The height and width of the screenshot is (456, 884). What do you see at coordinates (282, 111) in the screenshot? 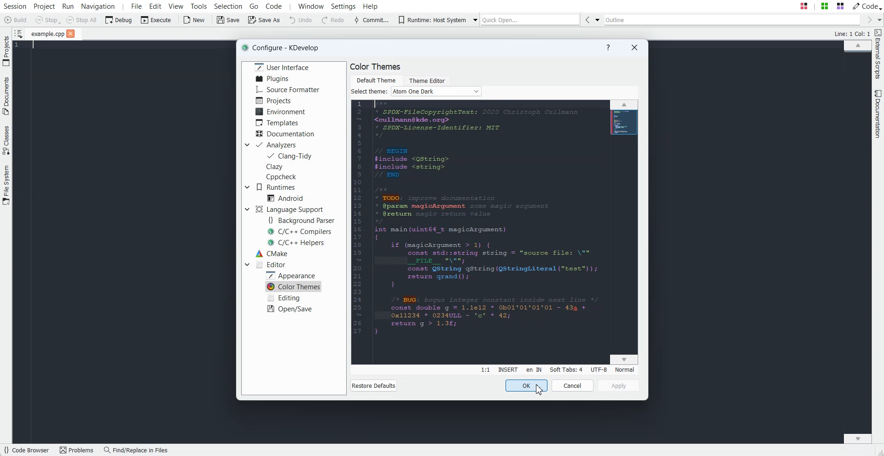
I see `Environment` at bounding box center [282, 111].